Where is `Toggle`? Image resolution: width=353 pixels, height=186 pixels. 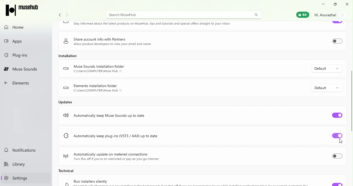 Toggle is located at coordinates (336, 184).